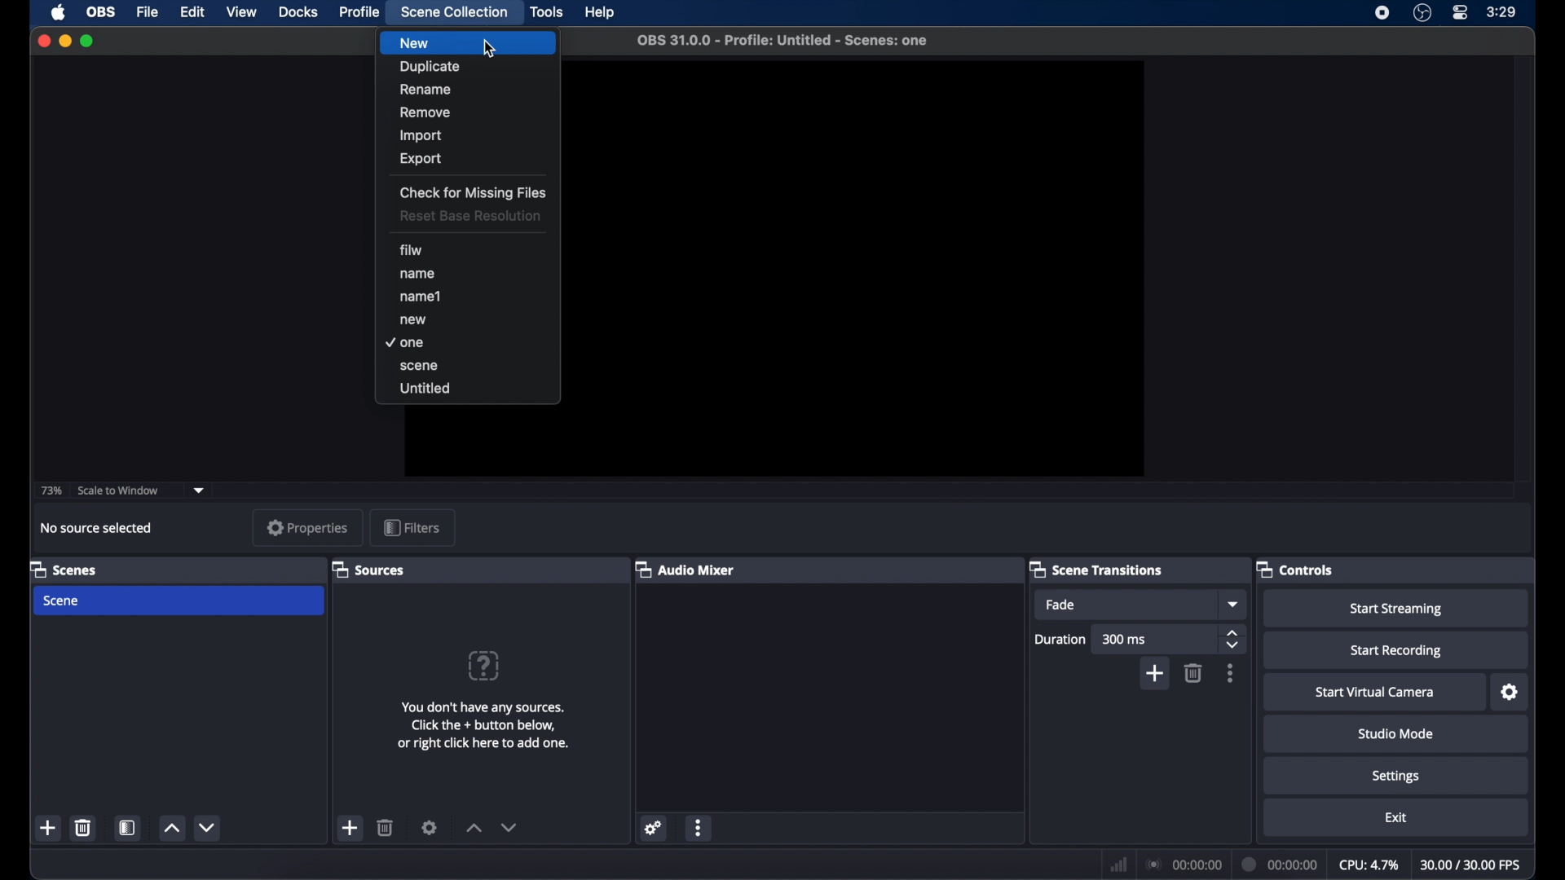 This screenshot has height=880, width=1565. I want to click on close, so click(43, 42).